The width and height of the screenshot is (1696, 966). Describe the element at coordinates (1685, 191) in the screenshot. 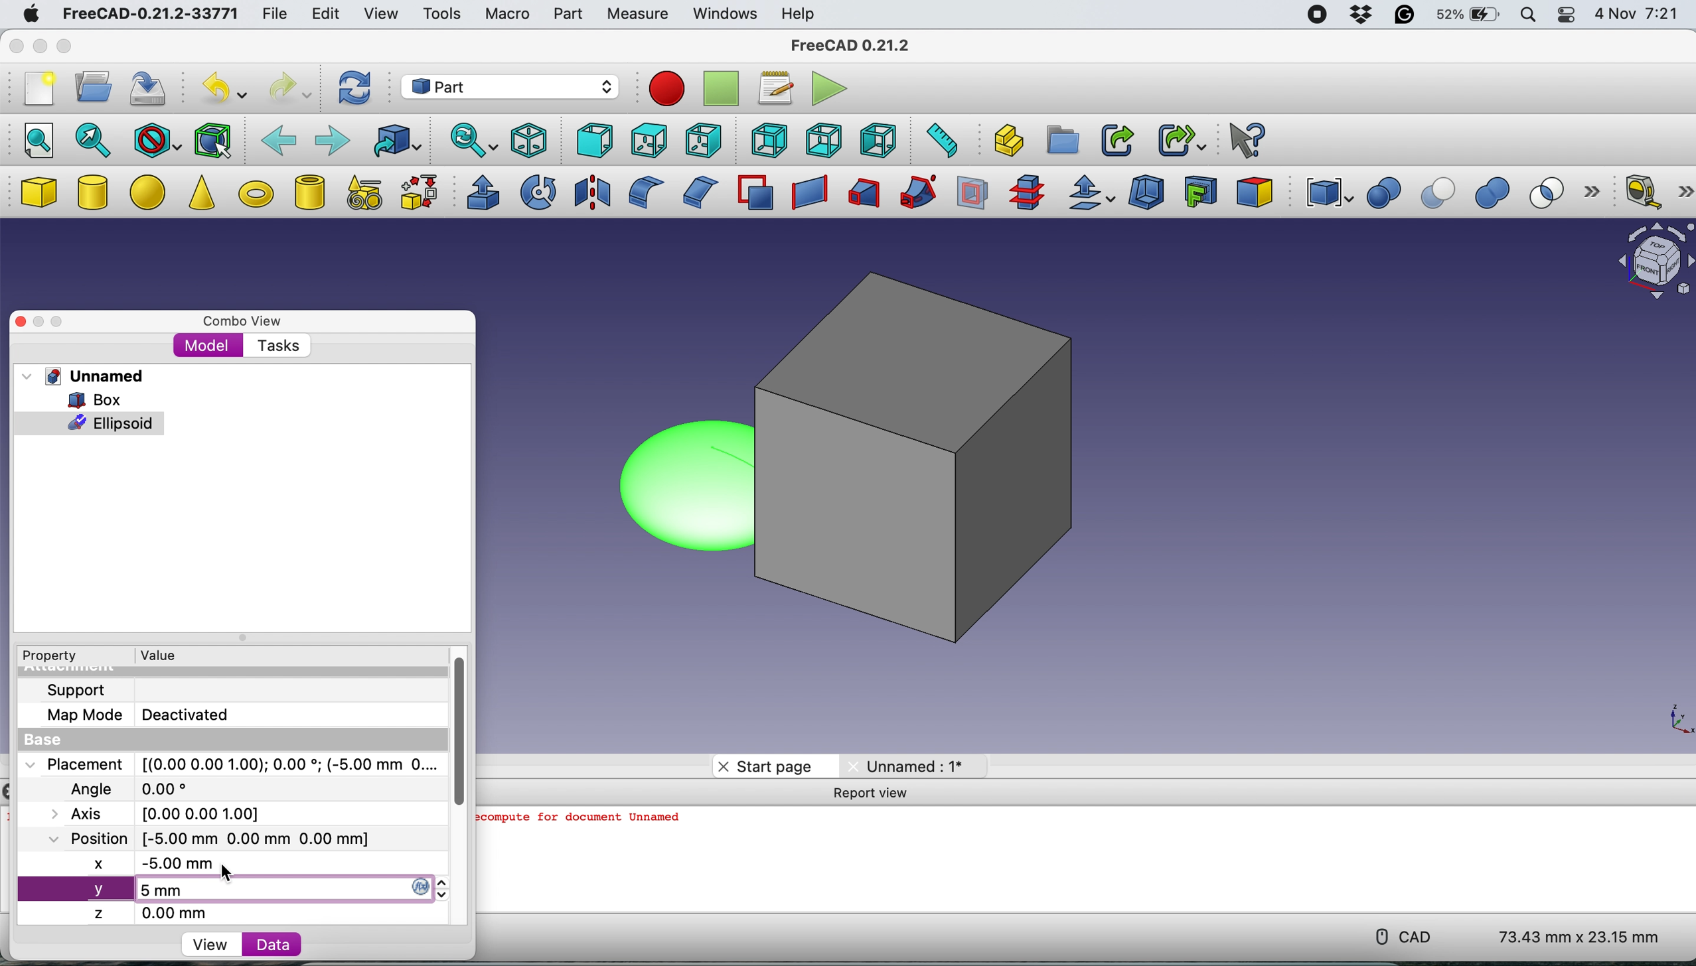

I see `more options` at that location.